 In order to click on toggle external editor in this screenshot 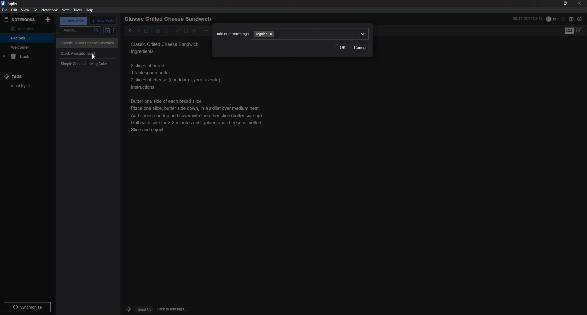, I will do `click(146, 31)`.